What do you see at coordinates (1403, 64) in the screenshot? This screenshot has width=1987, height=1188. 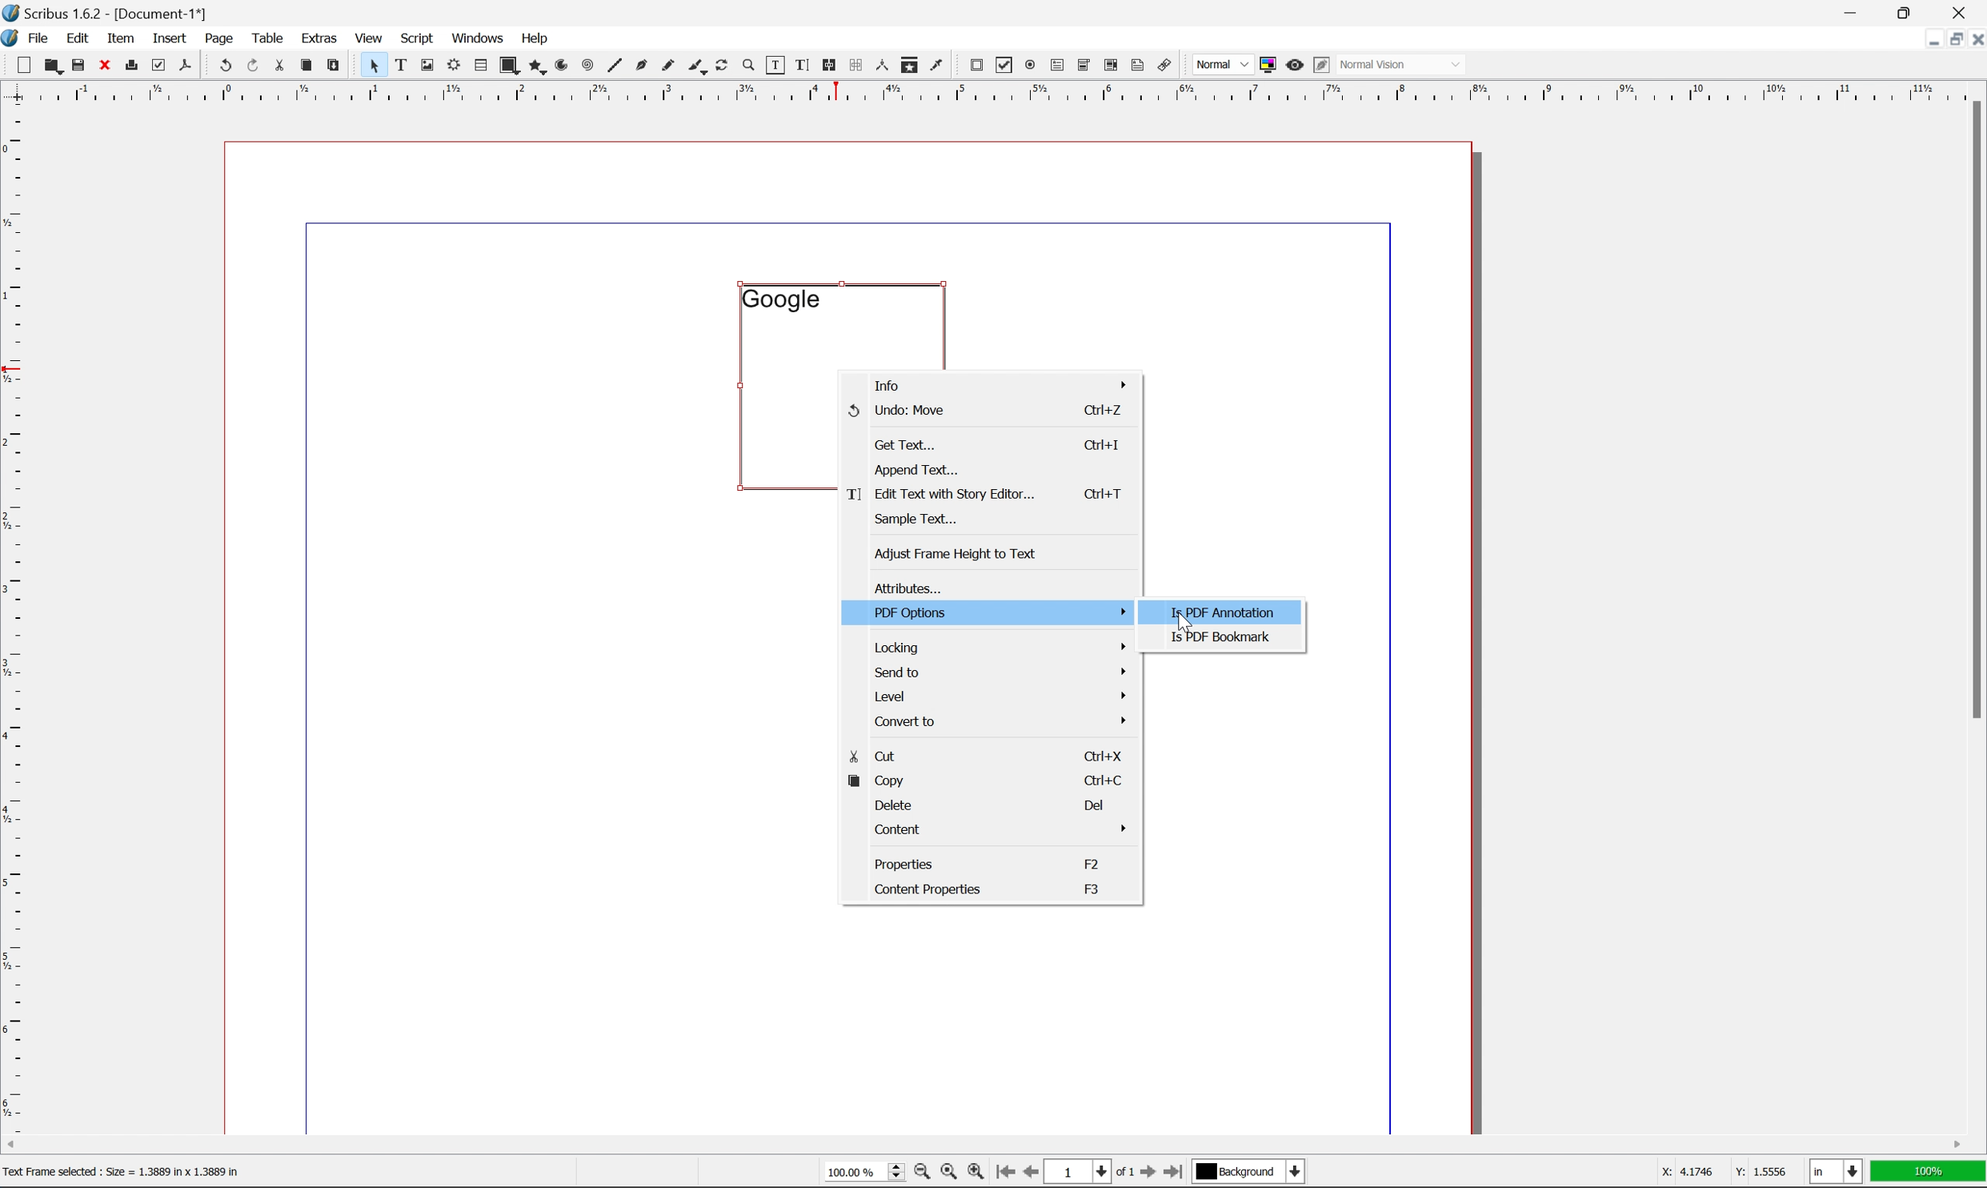 I see `normal vision` at bounding box center [1403, 64].